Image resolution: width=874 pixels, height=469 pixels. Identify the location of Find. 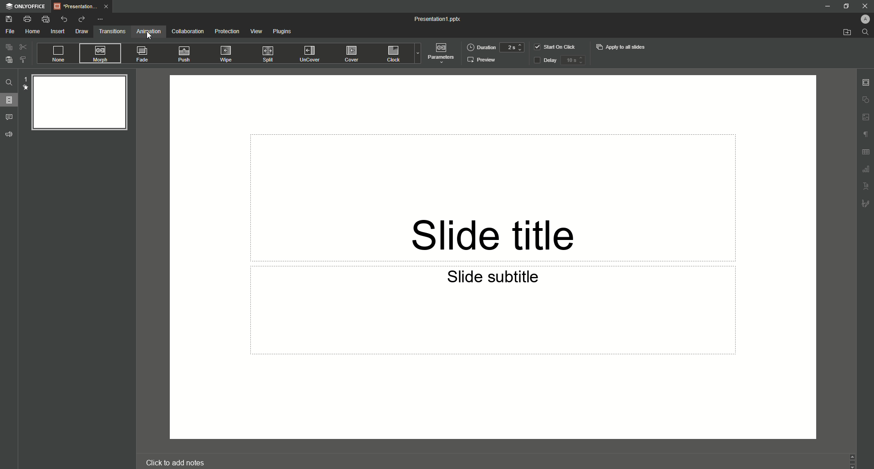
(10, 84).